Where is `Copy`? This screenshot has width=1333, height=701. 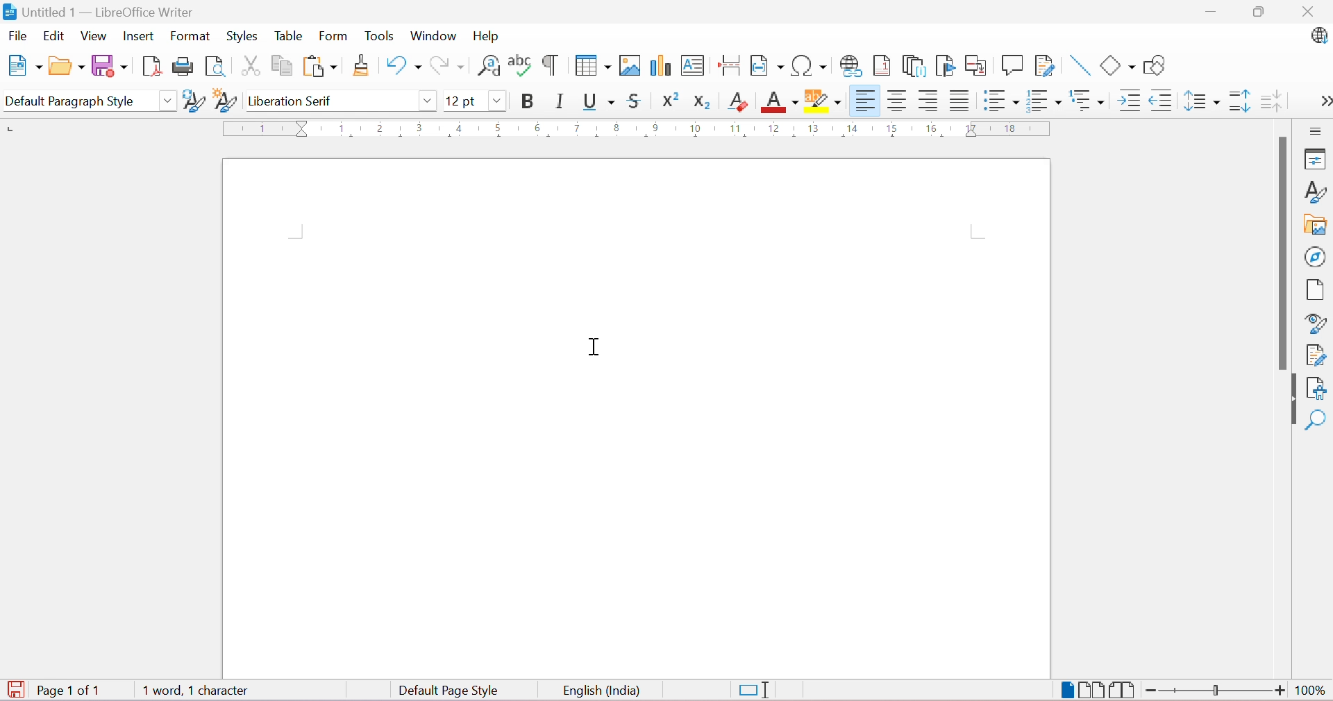
Copy is located at coordinates (280, 64).